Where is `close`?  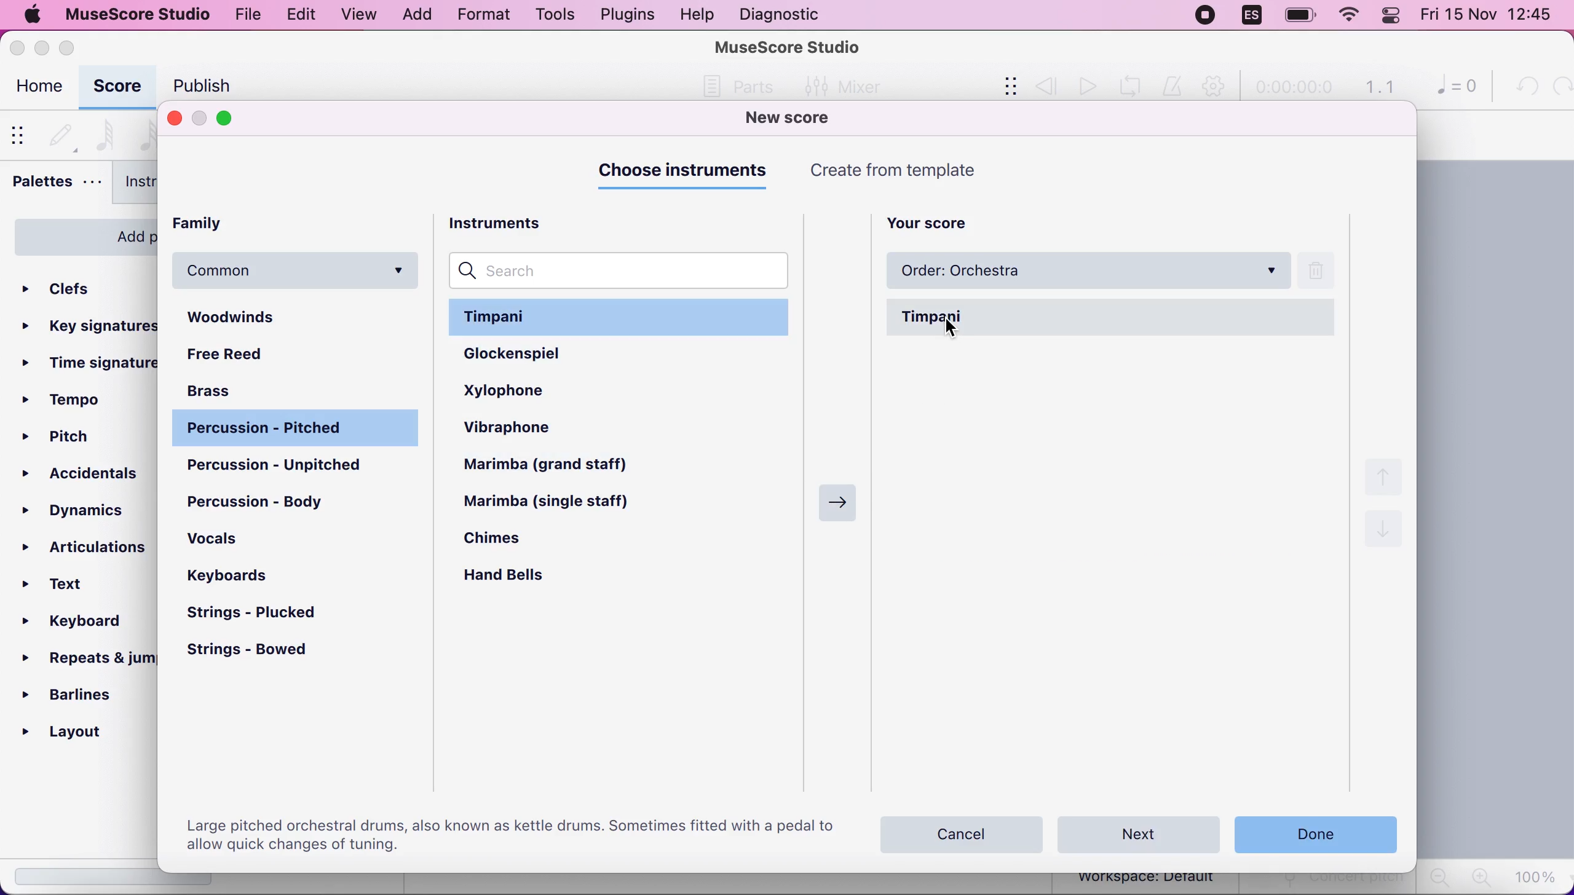
close is located at coordinates (174, 117).